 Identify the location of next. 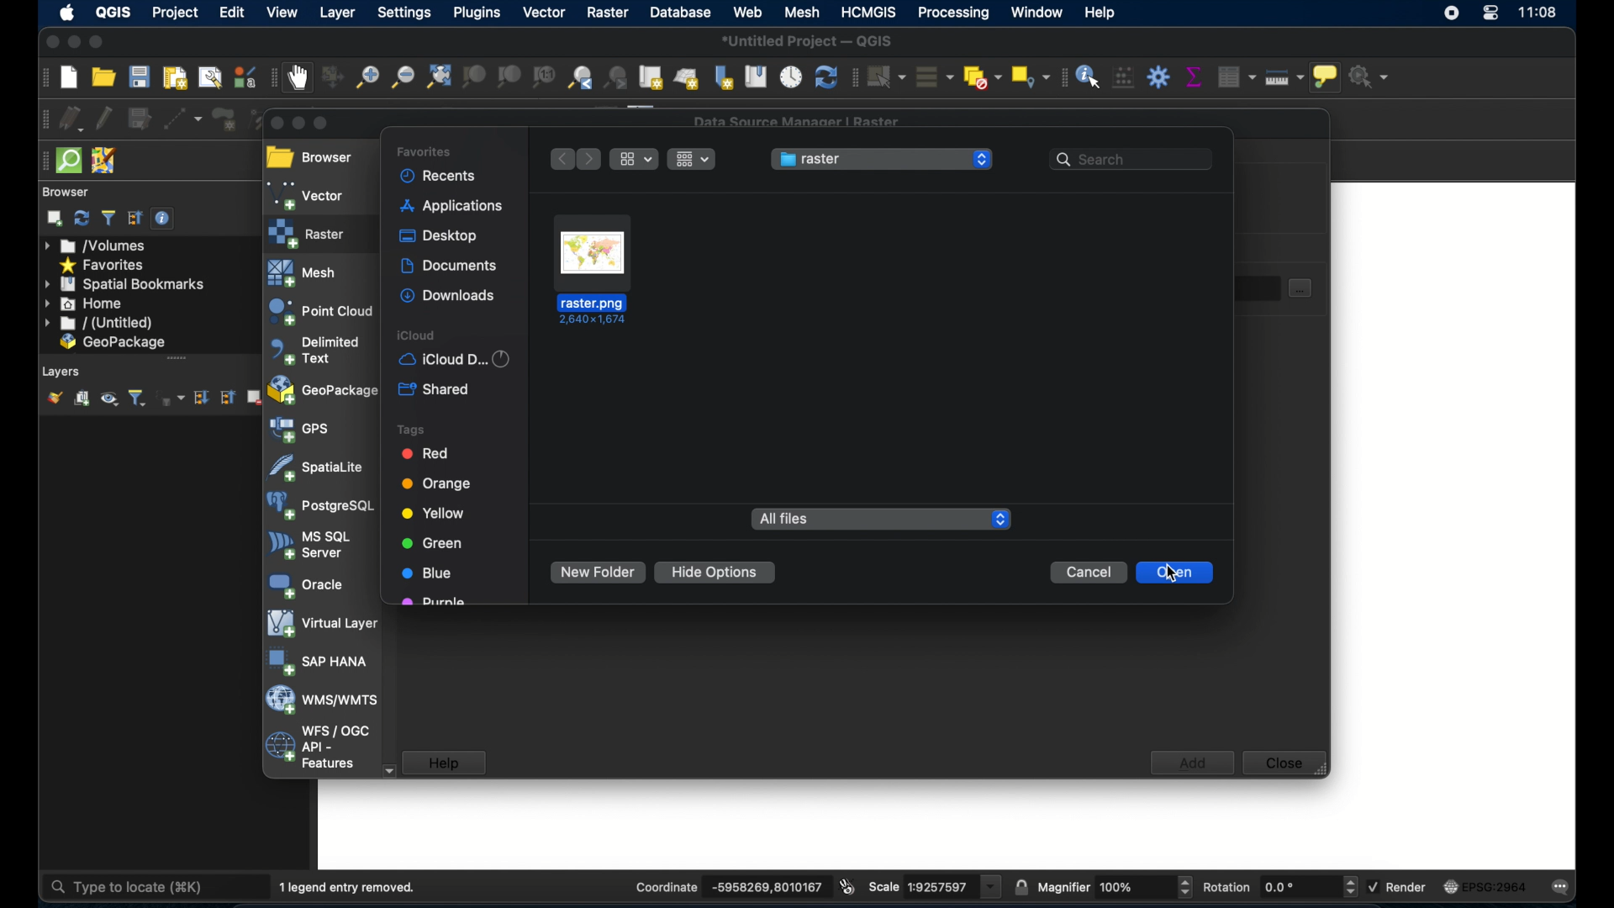
(592, 159).